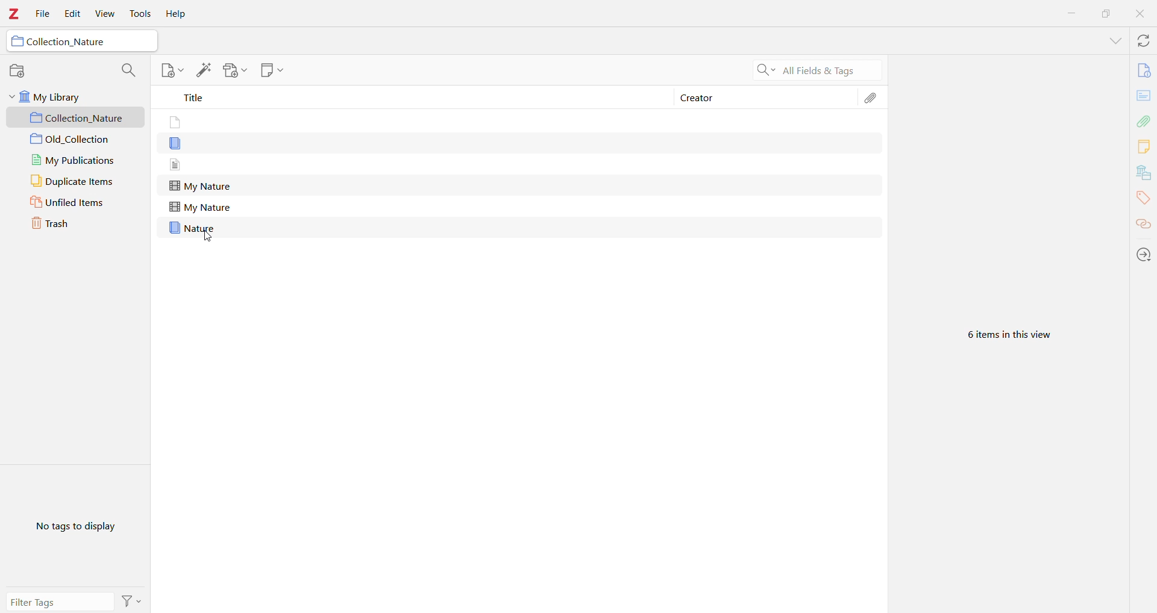 This screenshot has height=613, width=1157. What do you see at coordinates (131, 601) in the screenshot?
I see `Actions` at bounding box center [131, 601].